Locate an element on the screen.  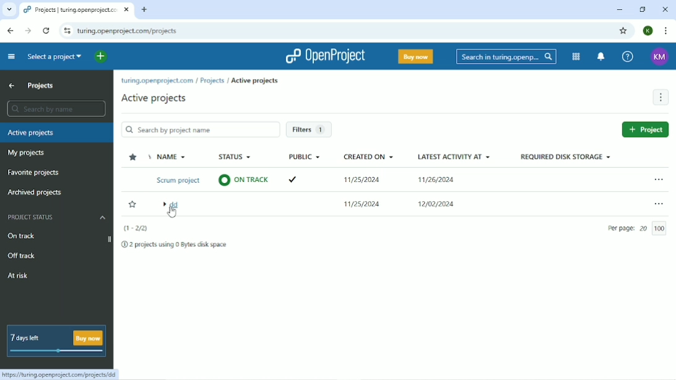
Account is located at coordinates (659, 56).